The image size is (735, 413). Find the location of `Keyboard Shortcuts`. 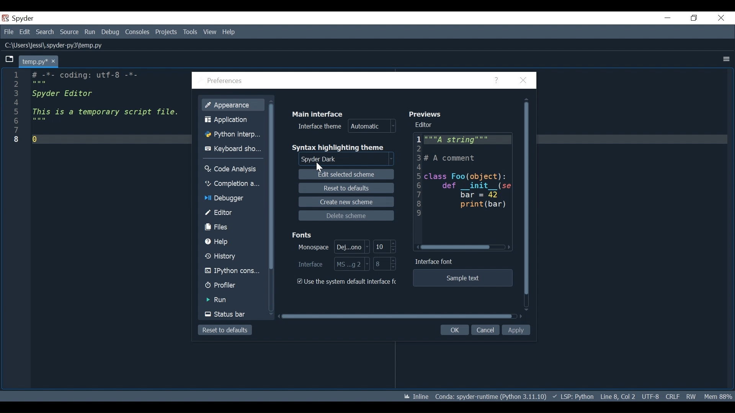

Keyboard Shortcuts is located at coordinates (232, 149).